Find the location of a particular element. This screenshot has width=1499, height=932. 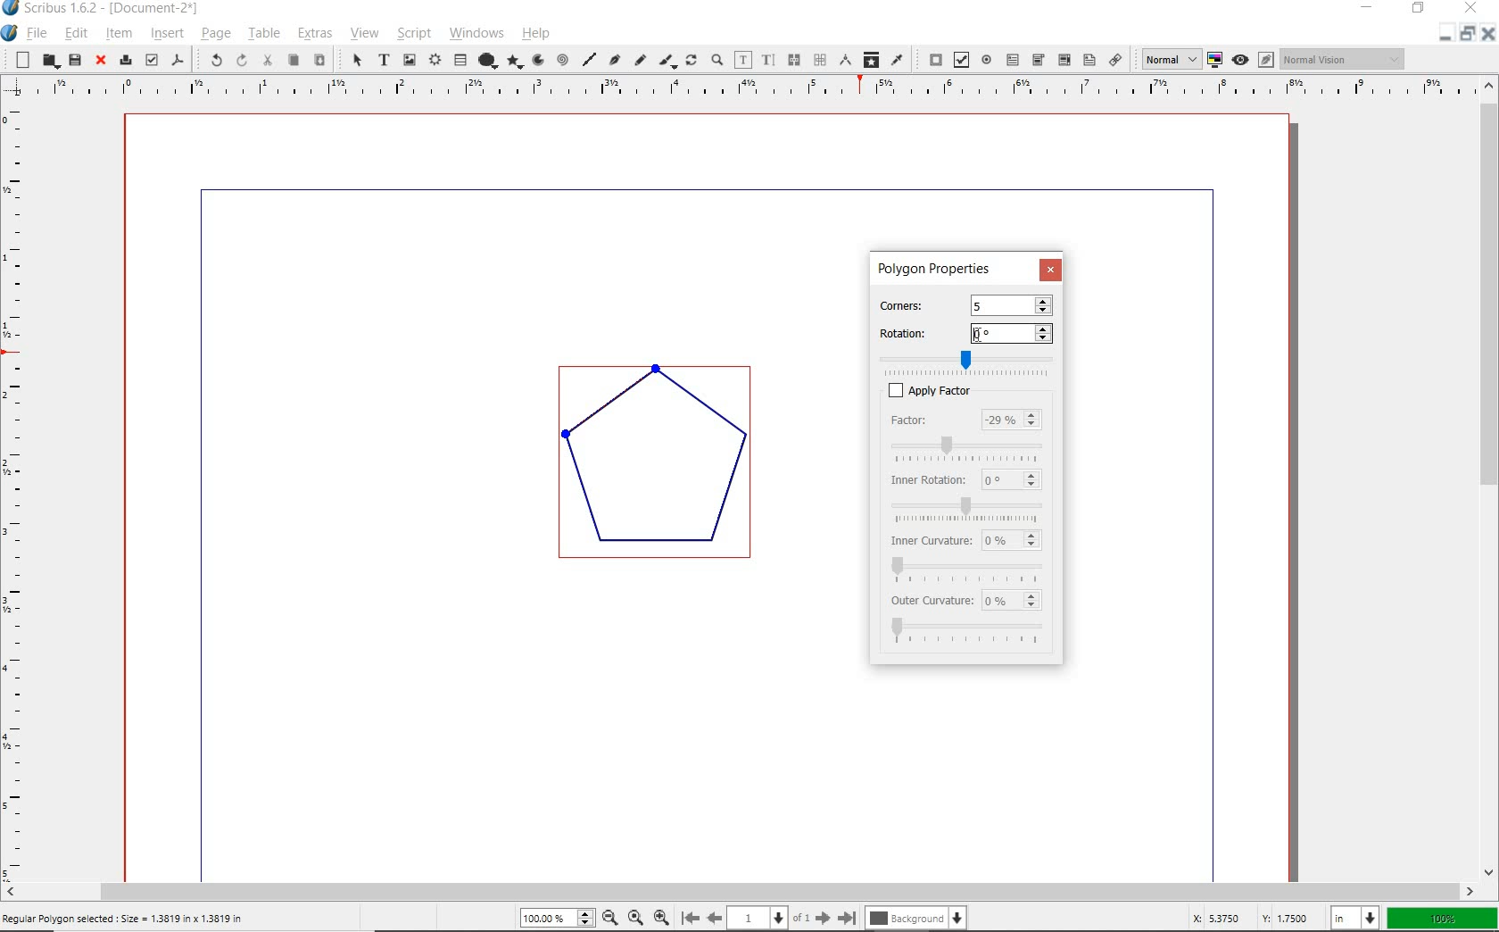

outer curvature input is located at coordinates (1015, 601).